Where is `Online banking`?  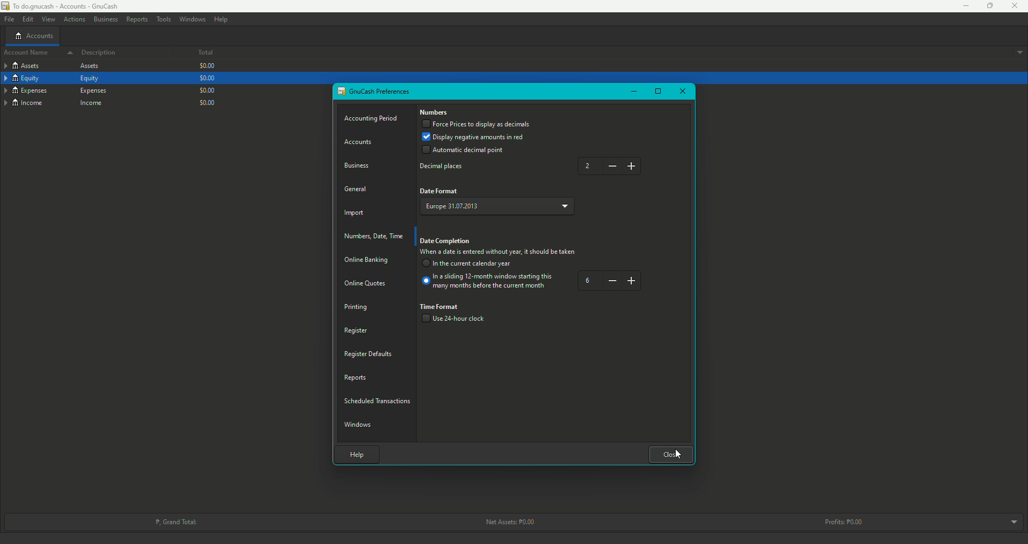 Online banking is located at coordinates (366, 262).